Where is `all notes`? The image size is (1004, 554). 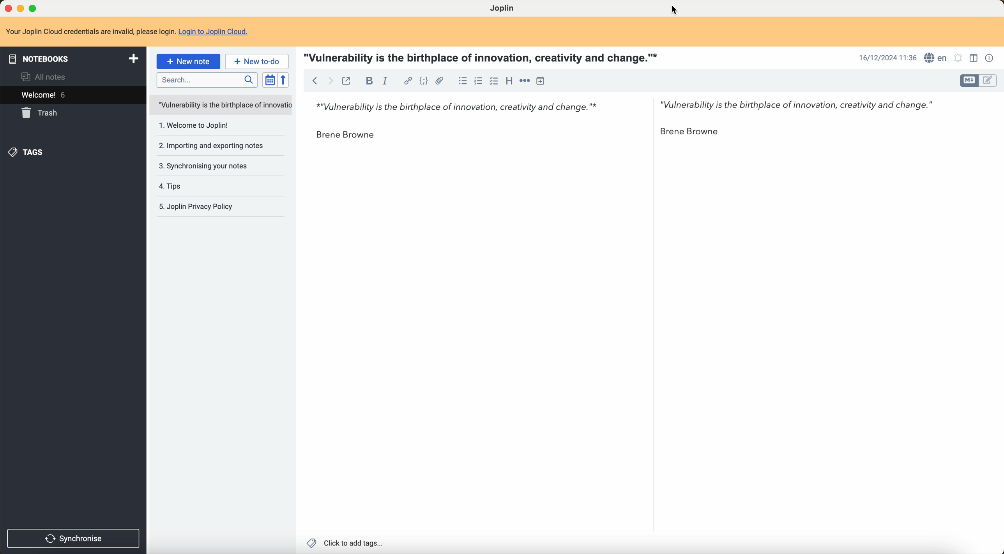 all notes is located at coordinates (46, 76).